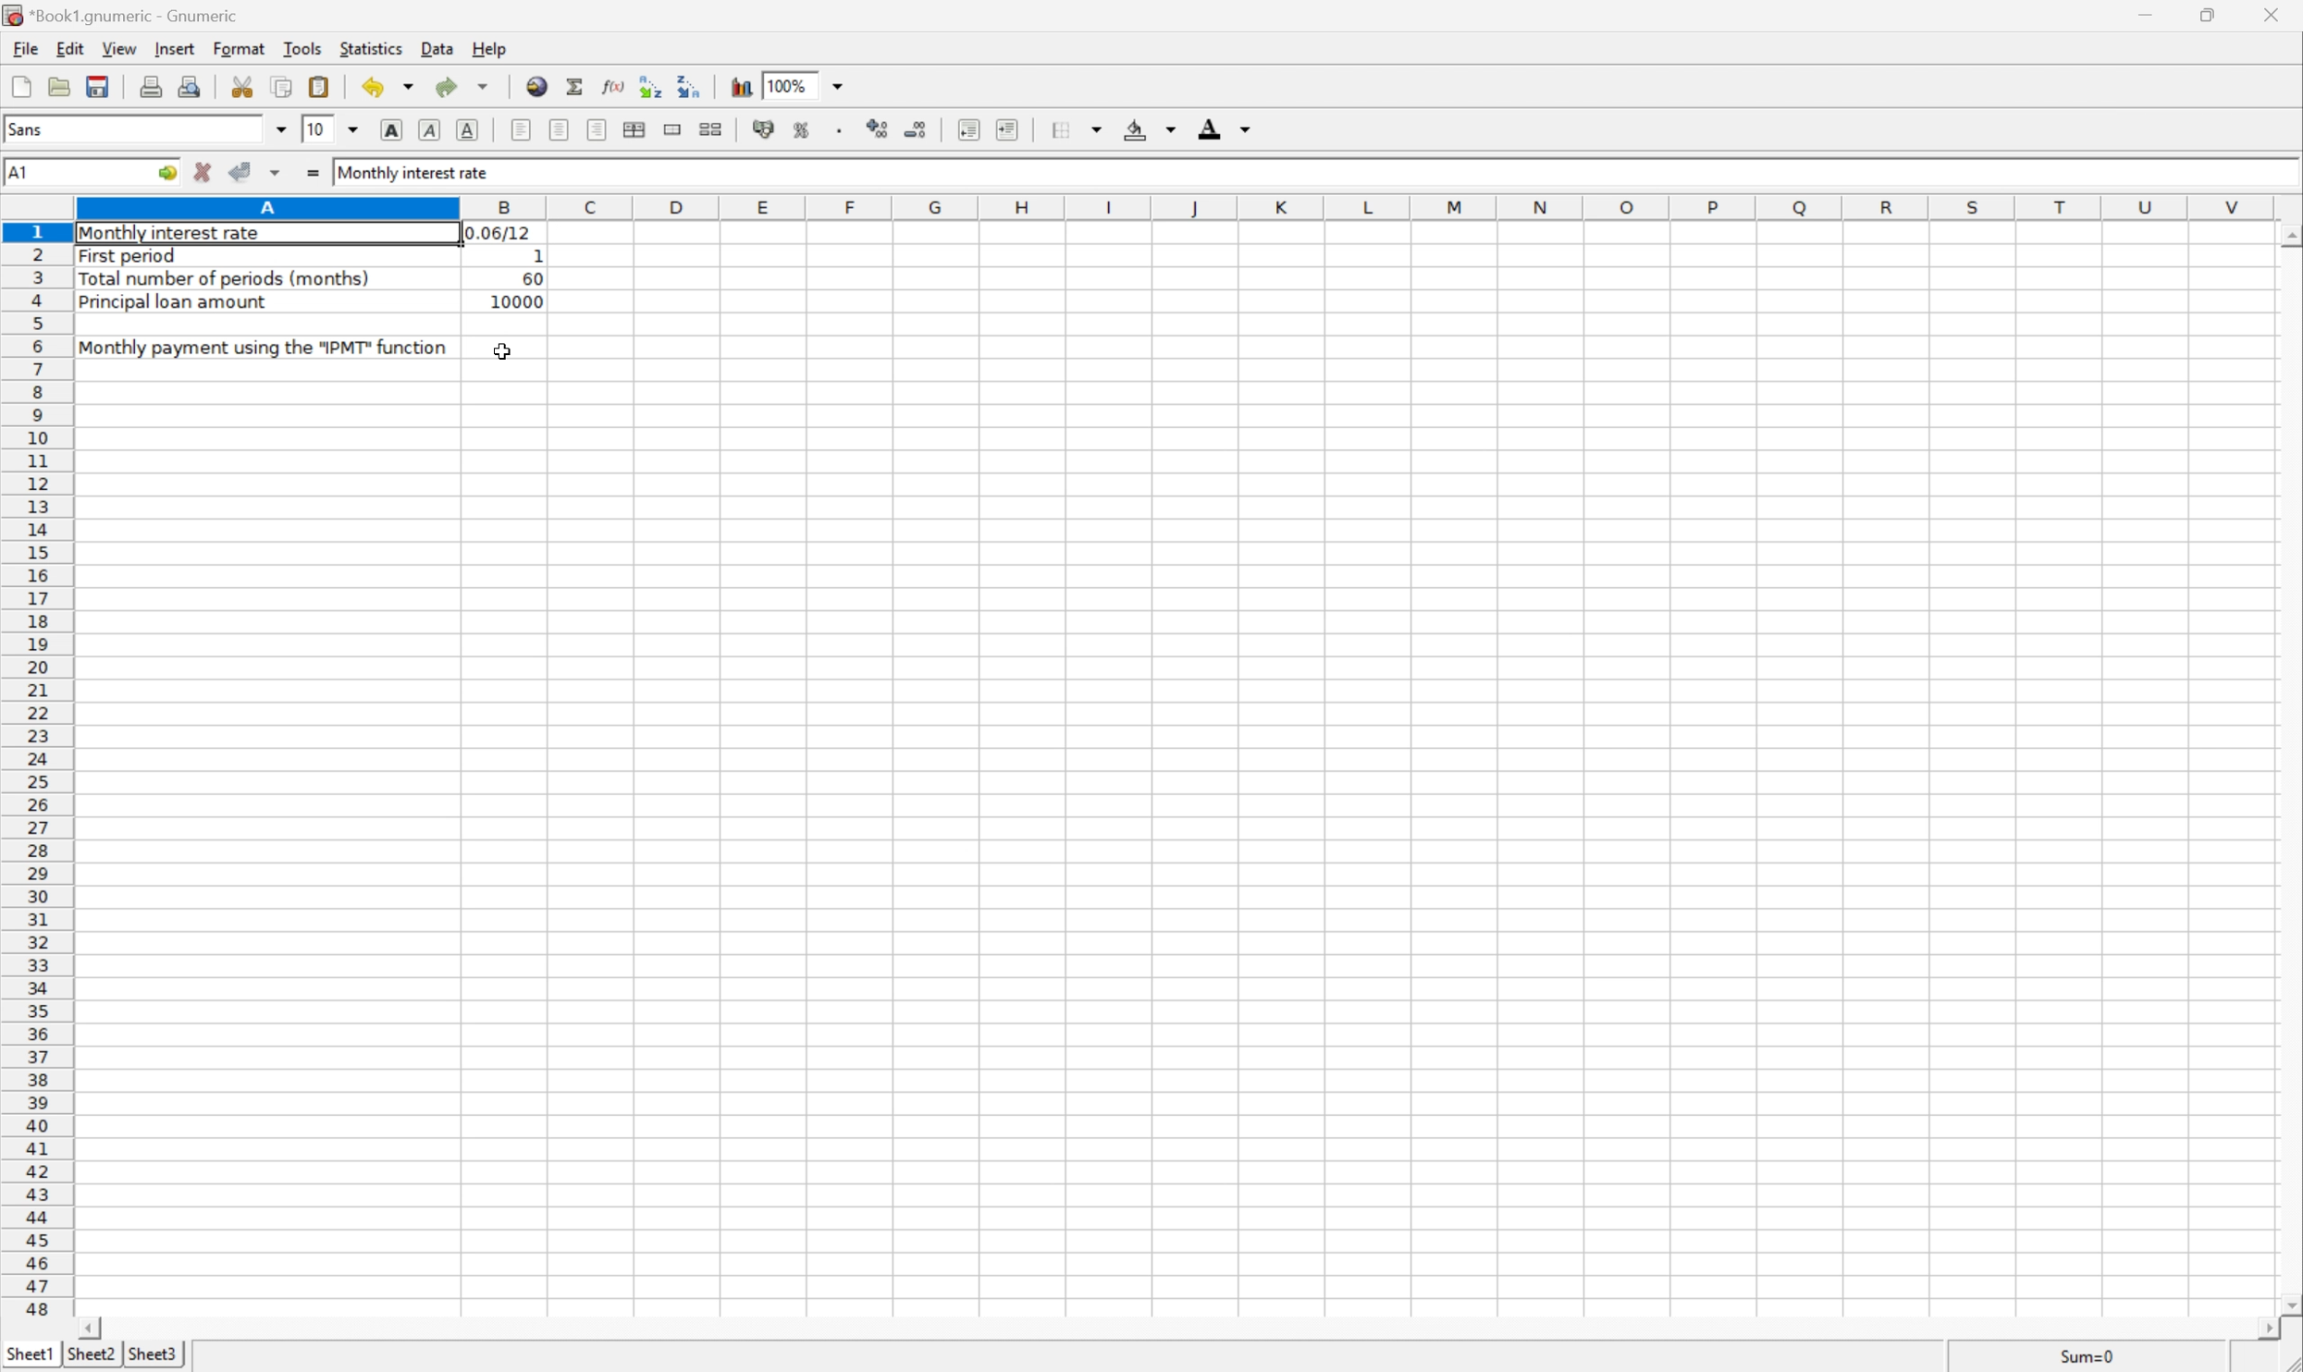 The width and height of the screenshot is (2303, 1372). What do you see at coordinates (178, 49) in the screenshot?
I see `Insert` at bounding box center [178, 49].